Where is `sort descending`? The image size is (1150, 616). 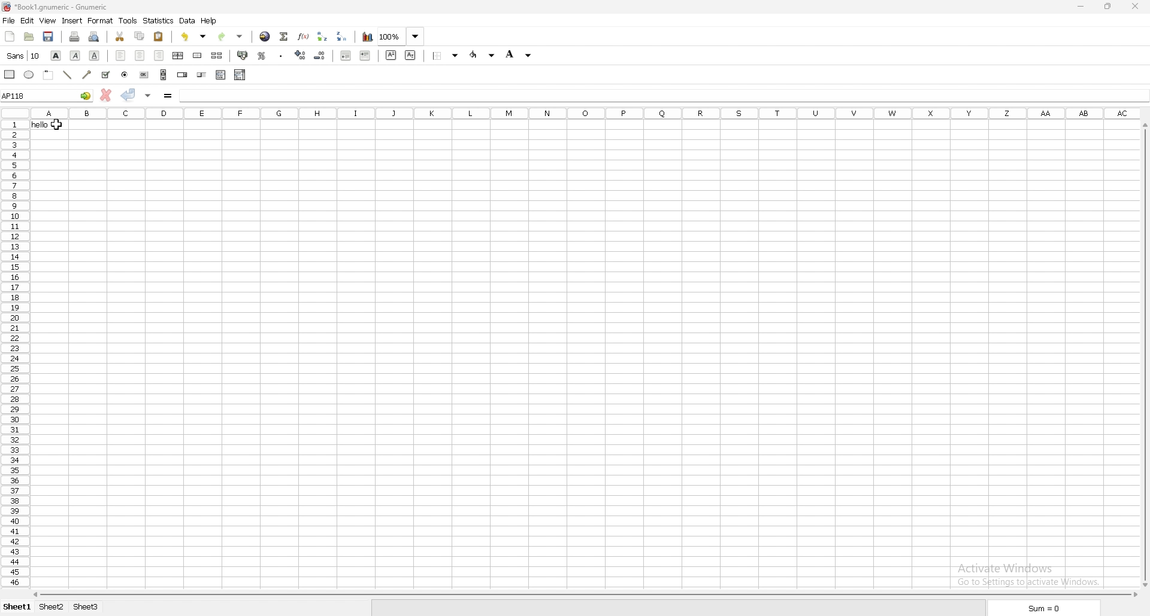
sort descending is located at coordinates (343, 36).